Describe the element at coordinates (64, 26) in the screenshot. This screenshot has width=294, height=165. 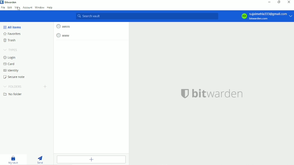
I see `aasss` at that location.